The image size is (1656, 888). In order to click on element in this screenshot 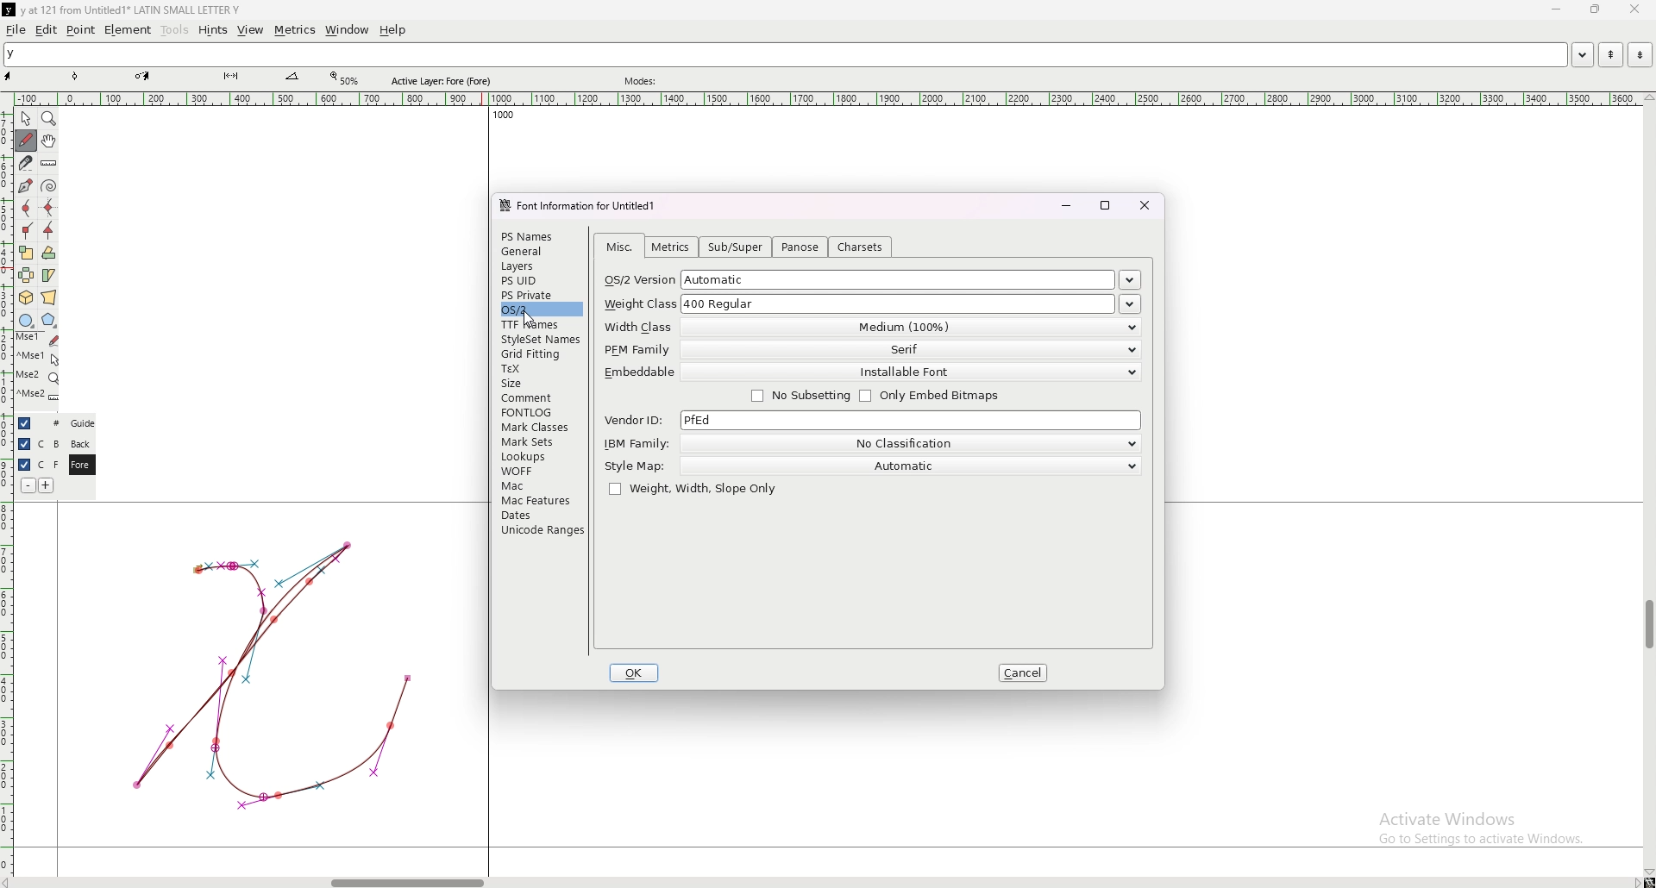, I will do `click(128, 29)`.